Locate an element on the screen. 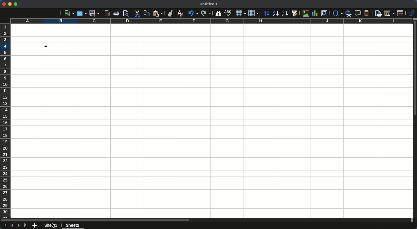 The height and width of the screenshot is (229, 417). Print preview is located at coordinates (126, 13).